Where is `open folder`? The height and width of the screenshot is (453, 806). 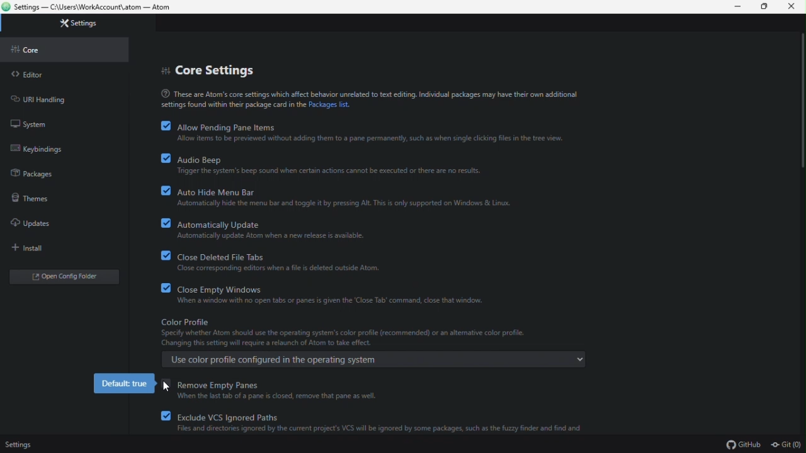 open folder is located at coordinates (62, 277).